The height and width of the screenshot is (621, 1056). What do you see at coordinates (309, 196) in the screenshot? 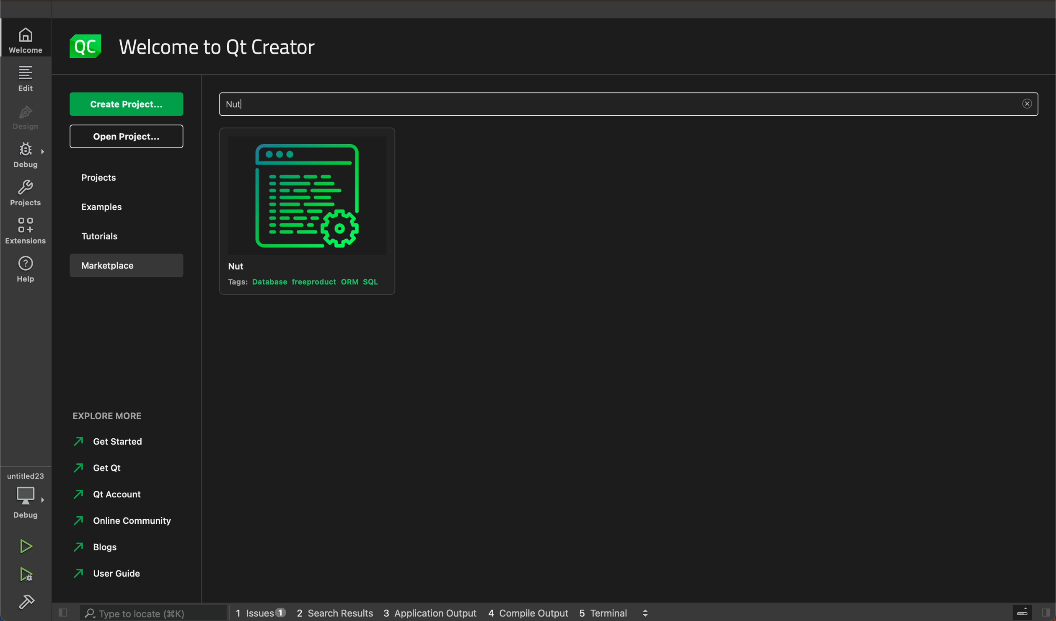
I see `logo` at bounding box center [309, 196].